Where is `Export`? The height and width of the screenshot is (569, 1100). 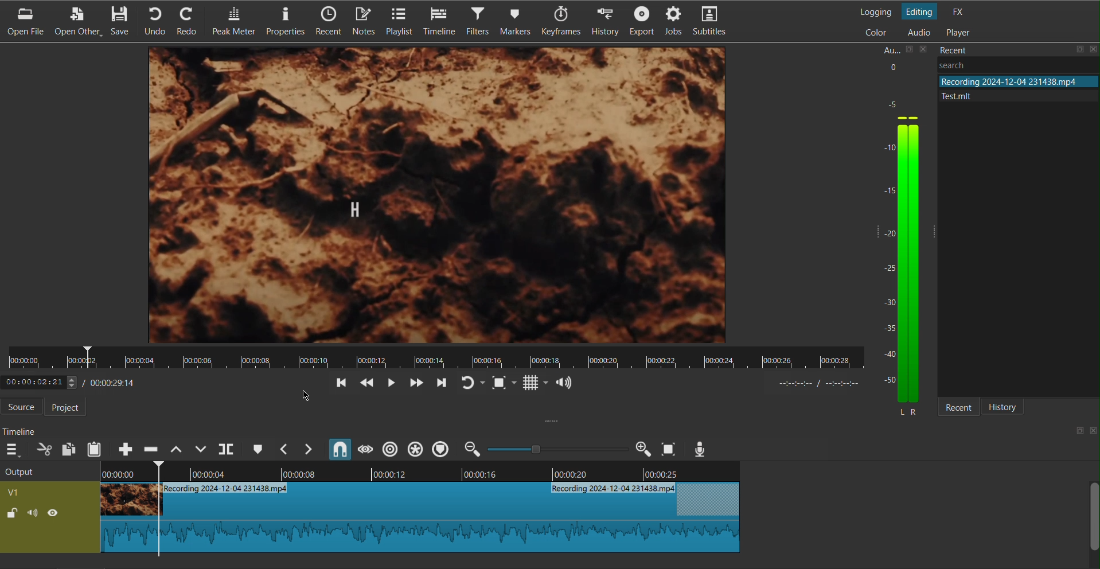
Export is located at coordinates (643, 23).